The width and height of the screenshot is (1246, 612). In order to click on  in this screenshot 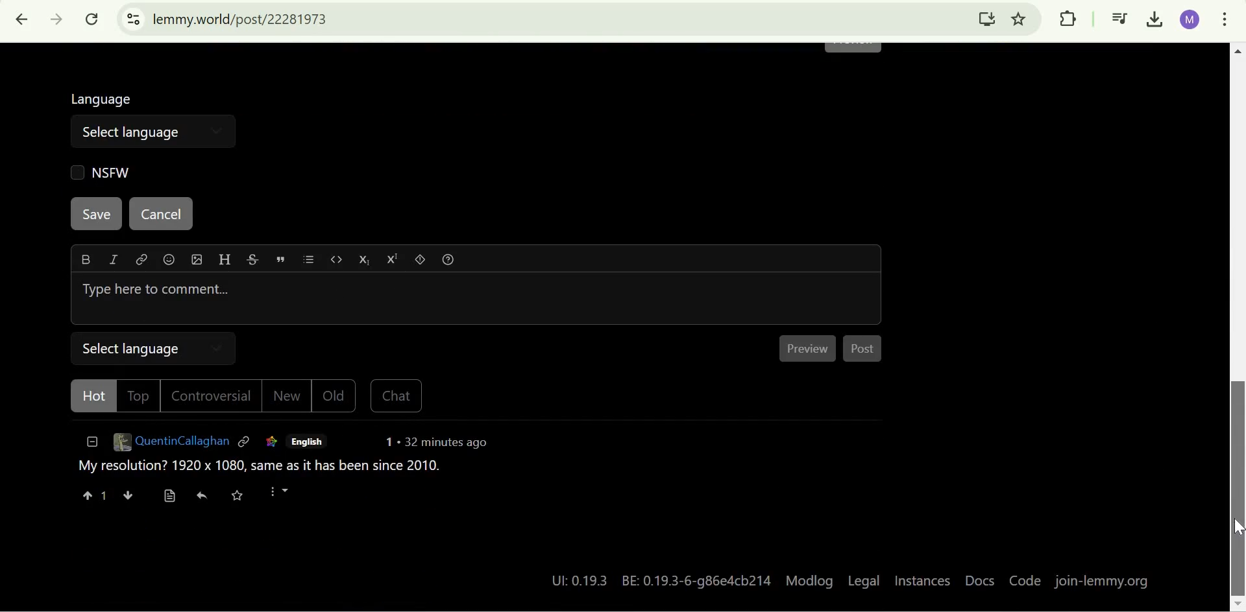, I will do `click(395, 261)`.